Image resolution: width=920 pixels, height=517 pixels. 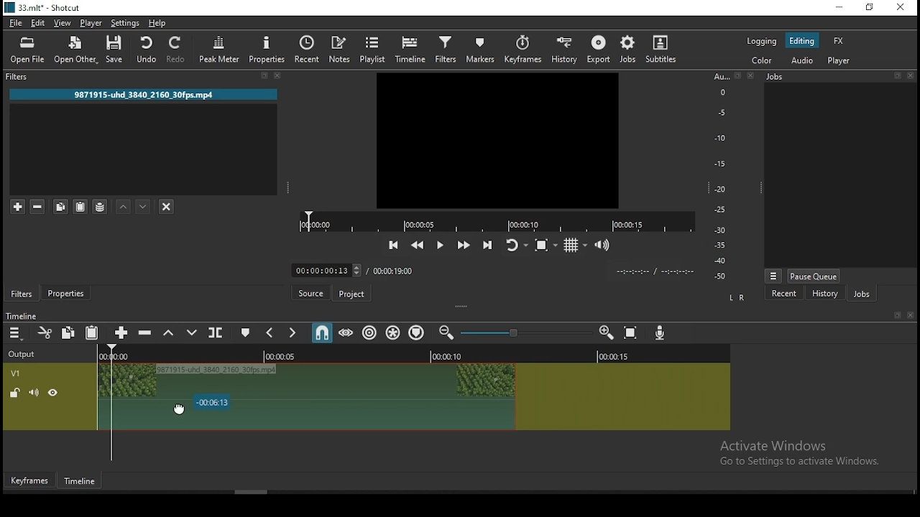 What do you see at coordinates (546, 244) in the screenshot?
I see `toggle zoom` at bounding box center [546, 244].